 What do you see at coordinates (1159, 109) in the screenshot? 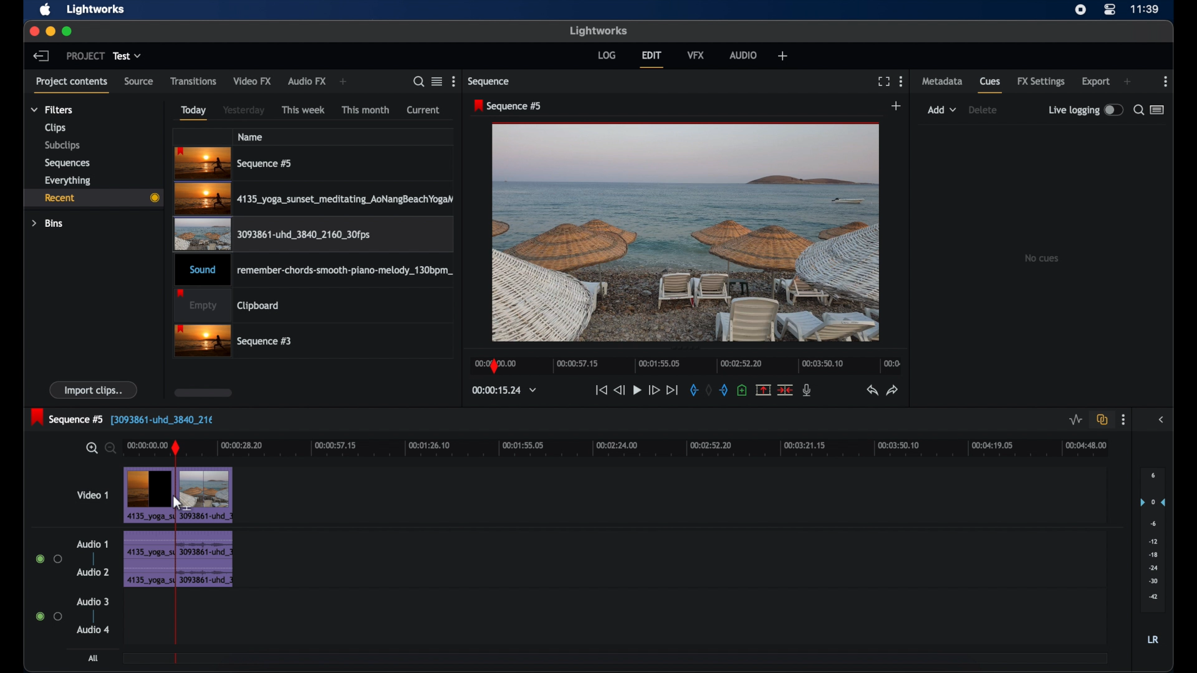
I see `toggle list or logger view` at bounding box center [1159, 109].